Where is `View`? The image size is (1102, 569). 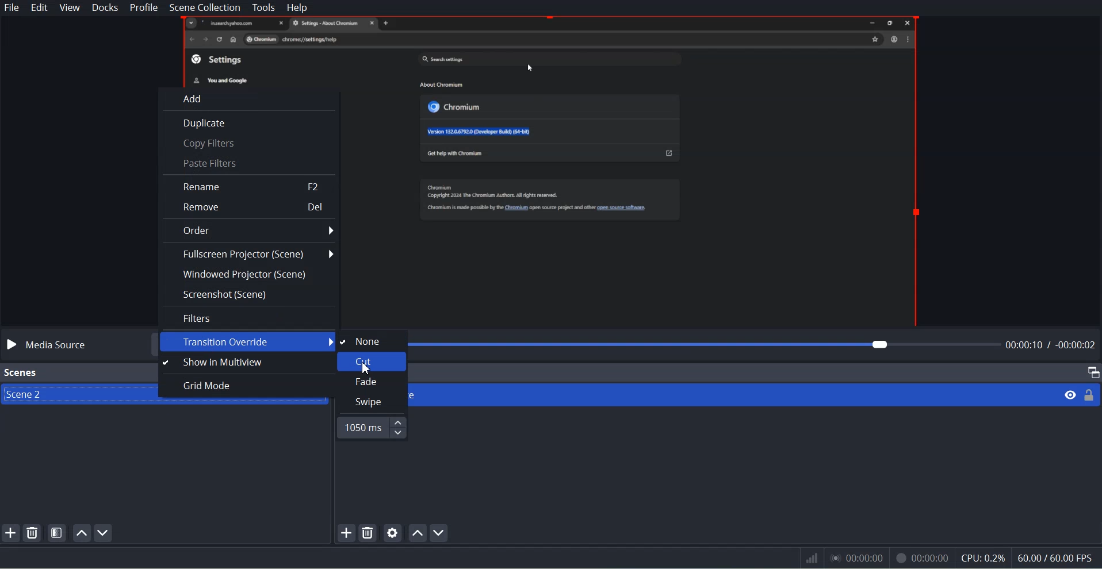
View is located at coordinates (70, 8).